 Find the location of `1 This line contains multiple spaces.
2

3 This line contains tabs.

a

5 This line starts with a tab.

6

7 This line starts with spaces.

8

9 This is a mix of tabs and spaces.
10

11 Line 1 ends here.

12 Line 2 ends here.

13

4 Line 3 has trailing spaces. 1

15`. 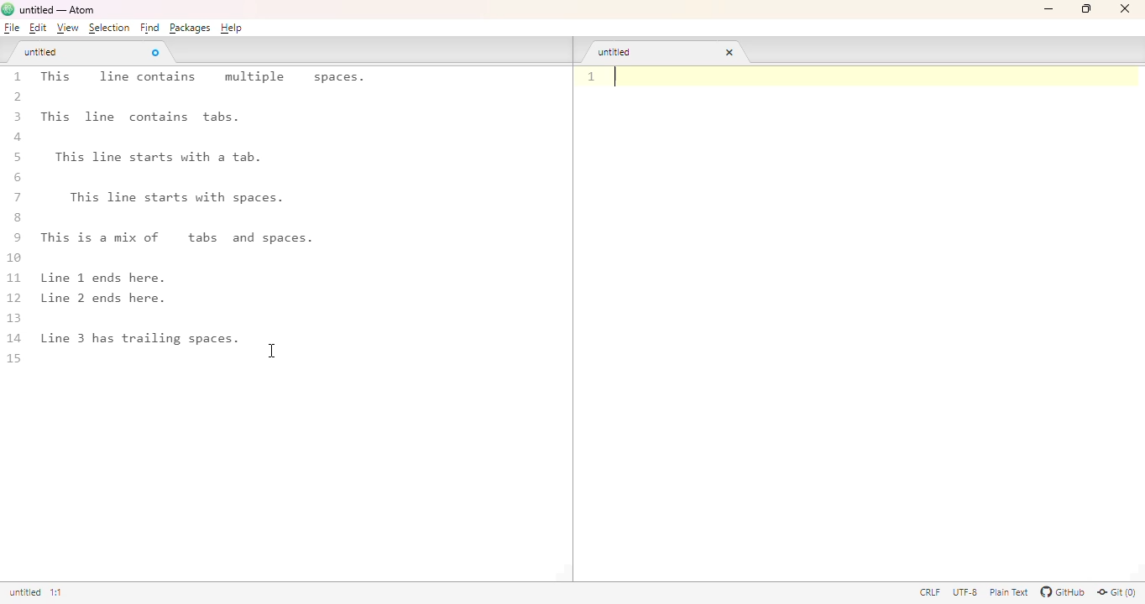

1 This line contains multiple spaces.
2

3 This line contains tabs.

a

5 This line starts with a tab.

6

7 This line starts with spaces.

8

9 This is a mix of tabs and spaces.
10

11 Line 1 ends here.

12 Line 2 ends here.

13

4 Line 3 has trailing spaces. 1

15 is located at coordinates (203, 258).